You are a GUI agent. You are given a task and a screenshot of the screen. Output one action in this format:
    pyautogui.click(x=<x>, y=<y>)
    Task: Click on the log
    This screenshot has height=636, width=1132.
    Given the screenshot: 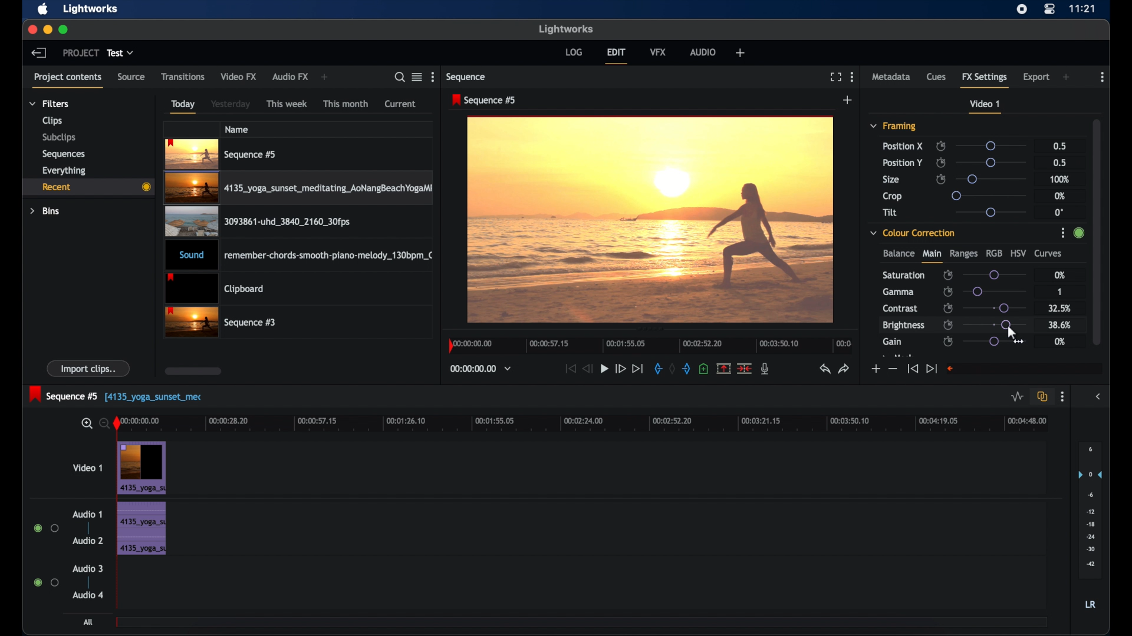 What is the action you would take?
    pyautogui.click(x=573, y=51)
    